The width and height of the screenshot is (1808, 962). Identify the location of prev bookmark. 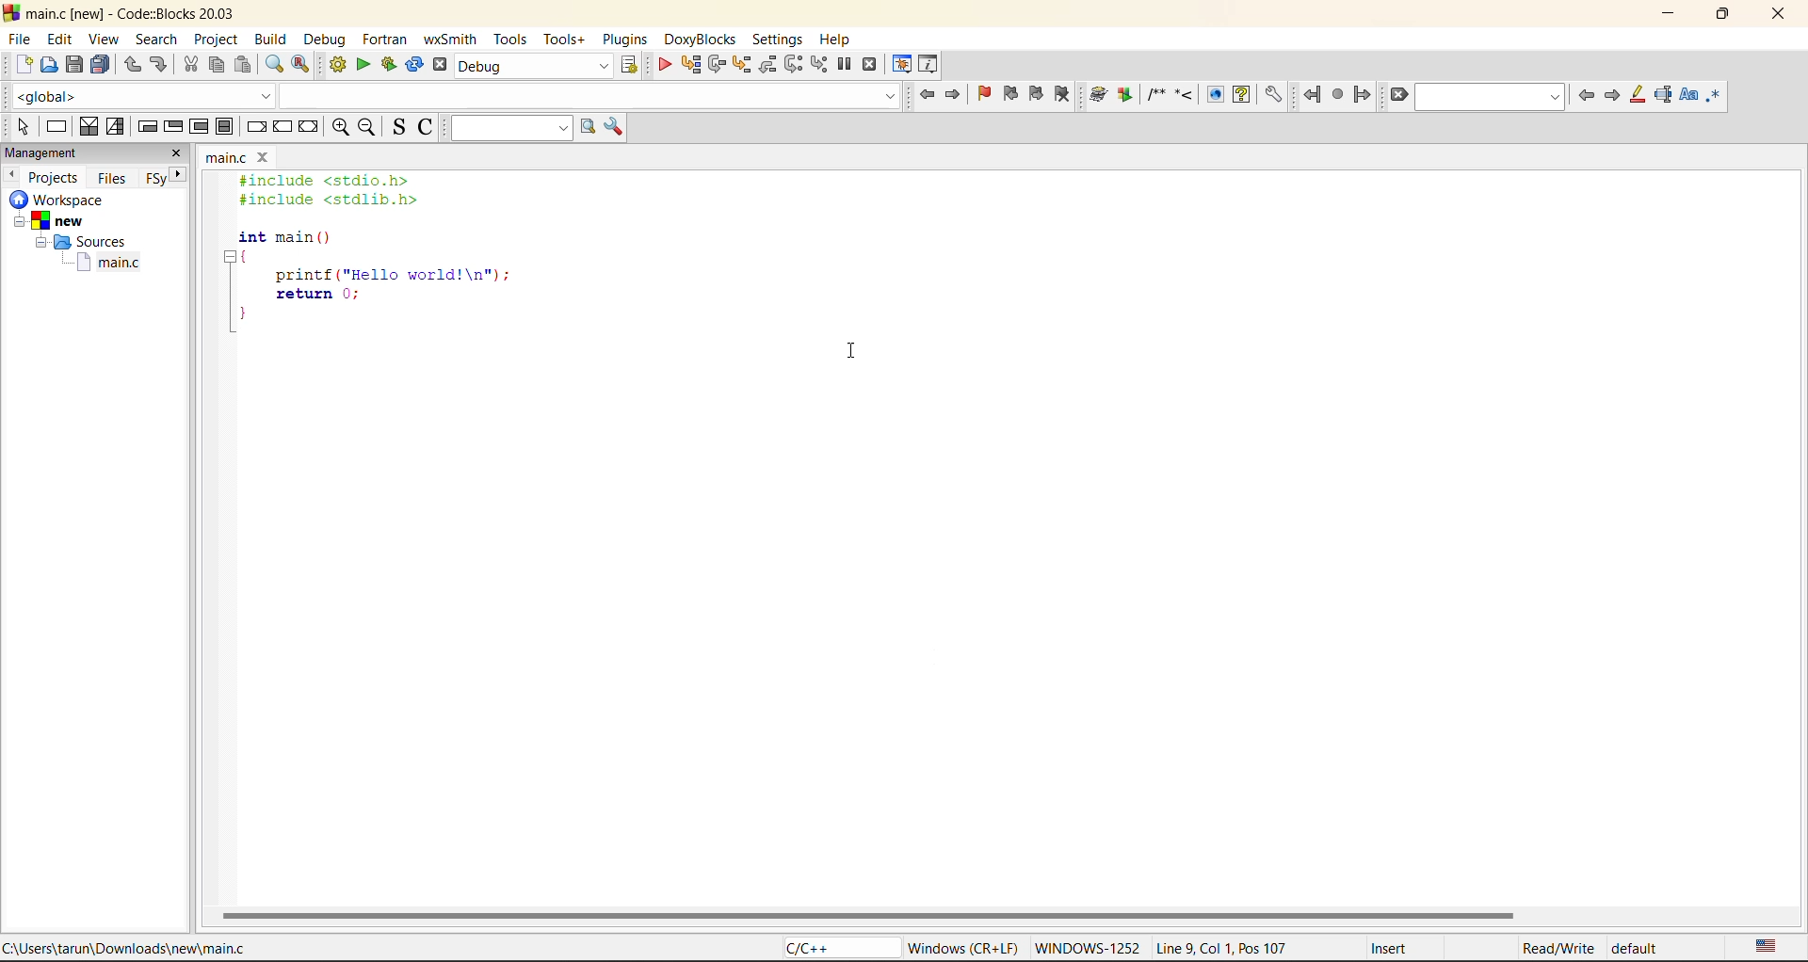
(1010, 96).